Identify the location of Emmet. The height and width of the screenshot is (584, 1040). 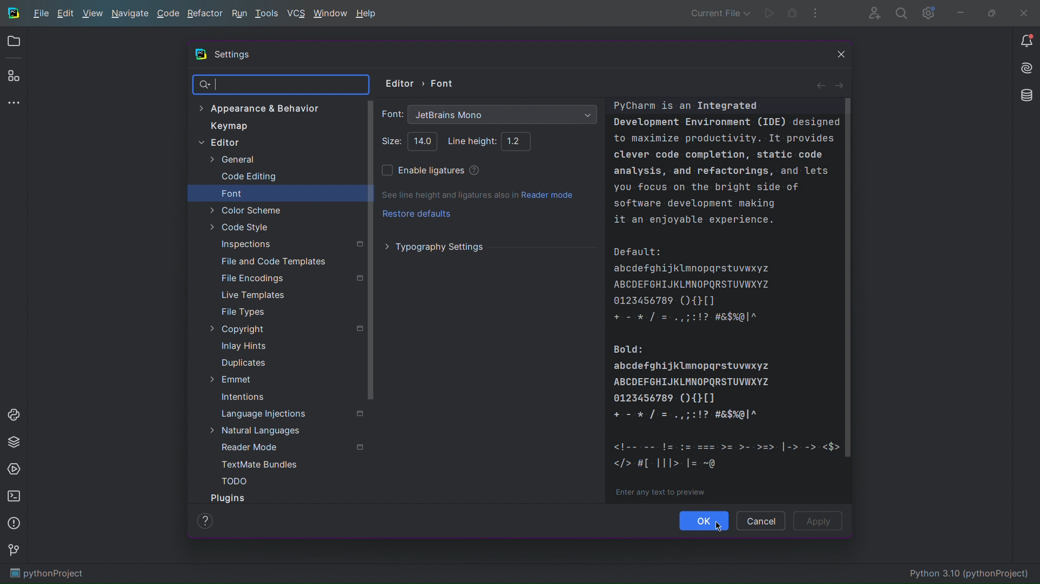
(226, 379).